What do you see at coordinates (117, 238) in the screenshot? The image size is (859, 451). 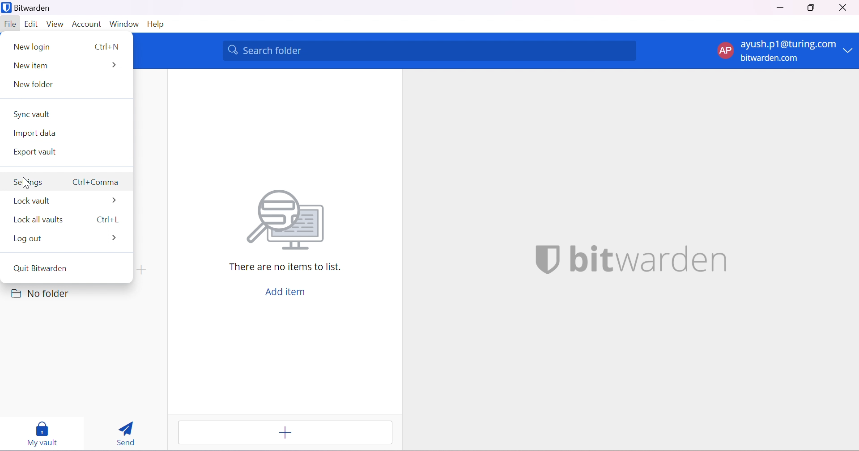 I see `More` at bounding box center [117, 238].